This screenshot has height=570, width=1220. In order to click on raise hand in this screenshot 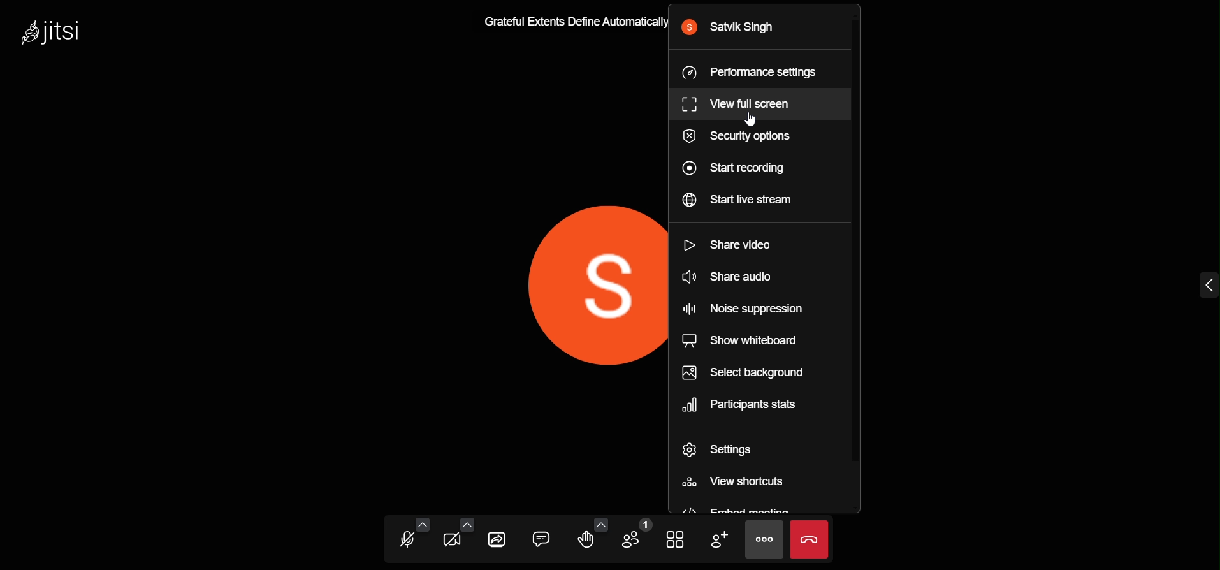, I will do `click(586, 543)`.